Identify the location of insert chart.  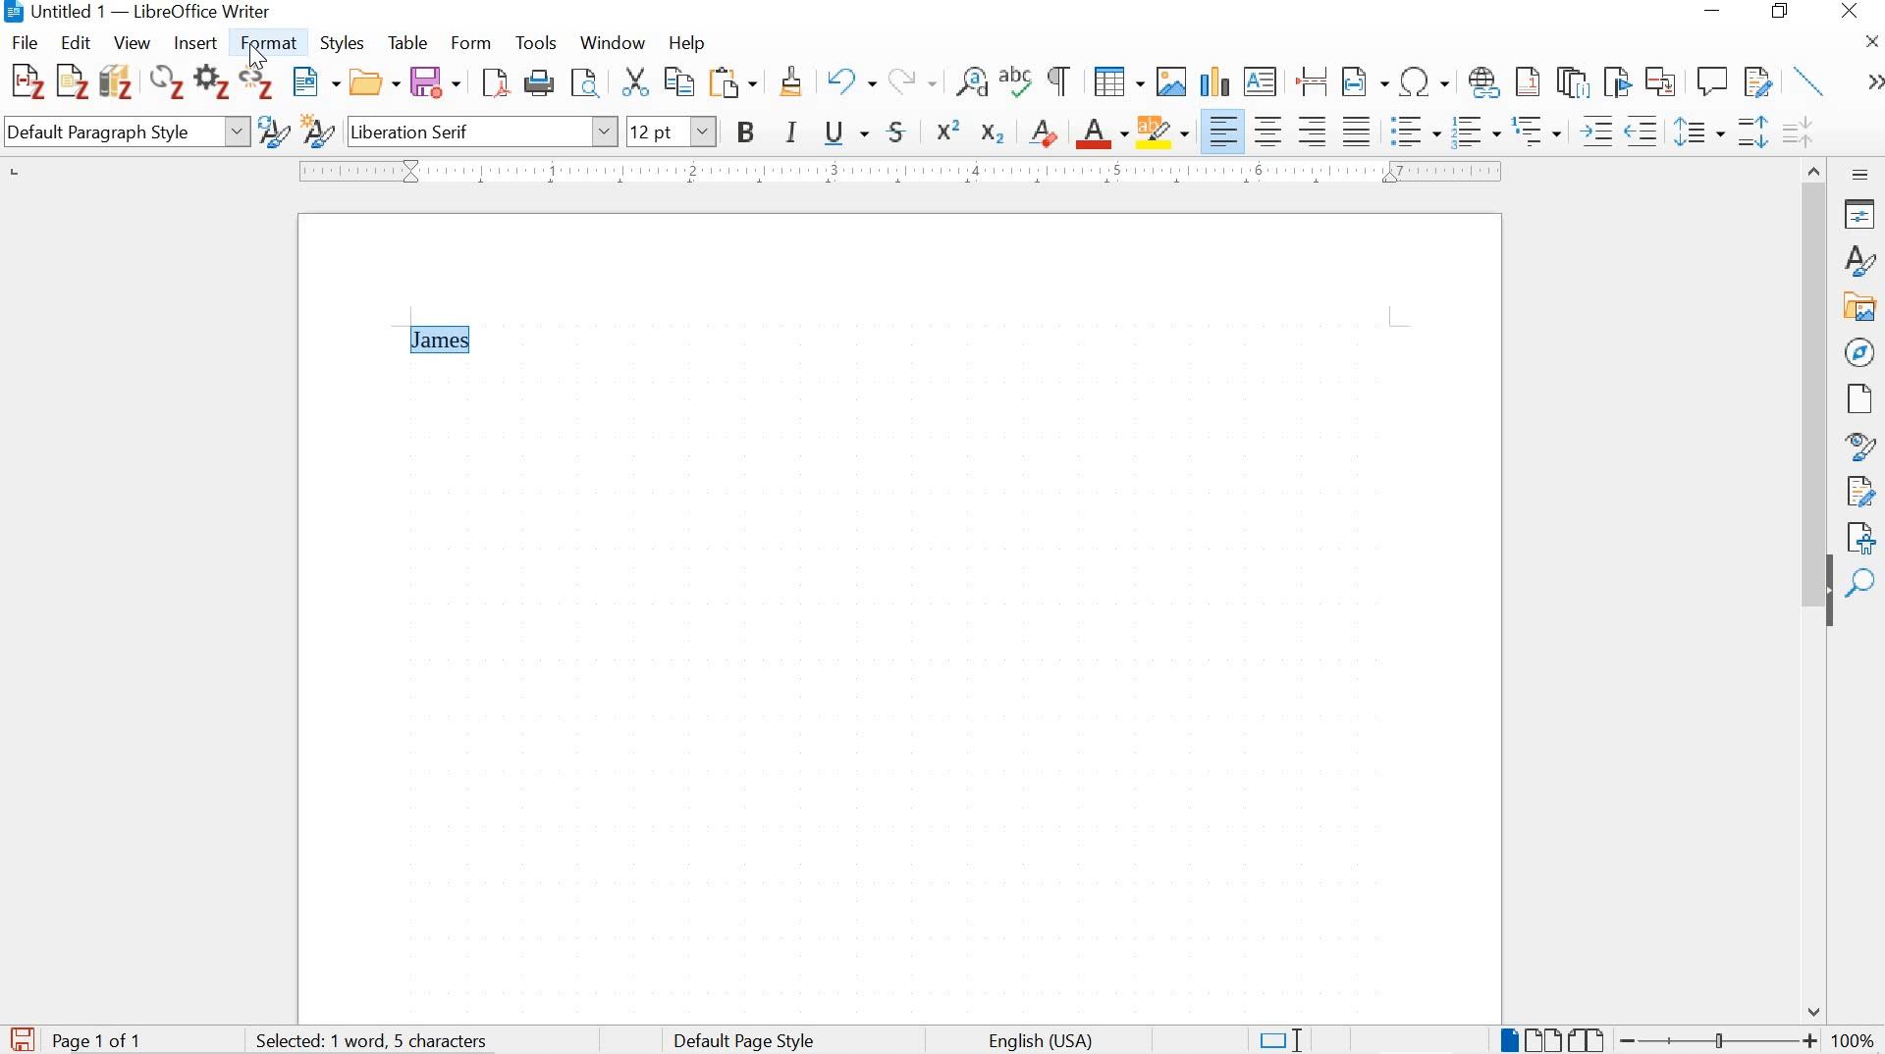
(1213, 83).